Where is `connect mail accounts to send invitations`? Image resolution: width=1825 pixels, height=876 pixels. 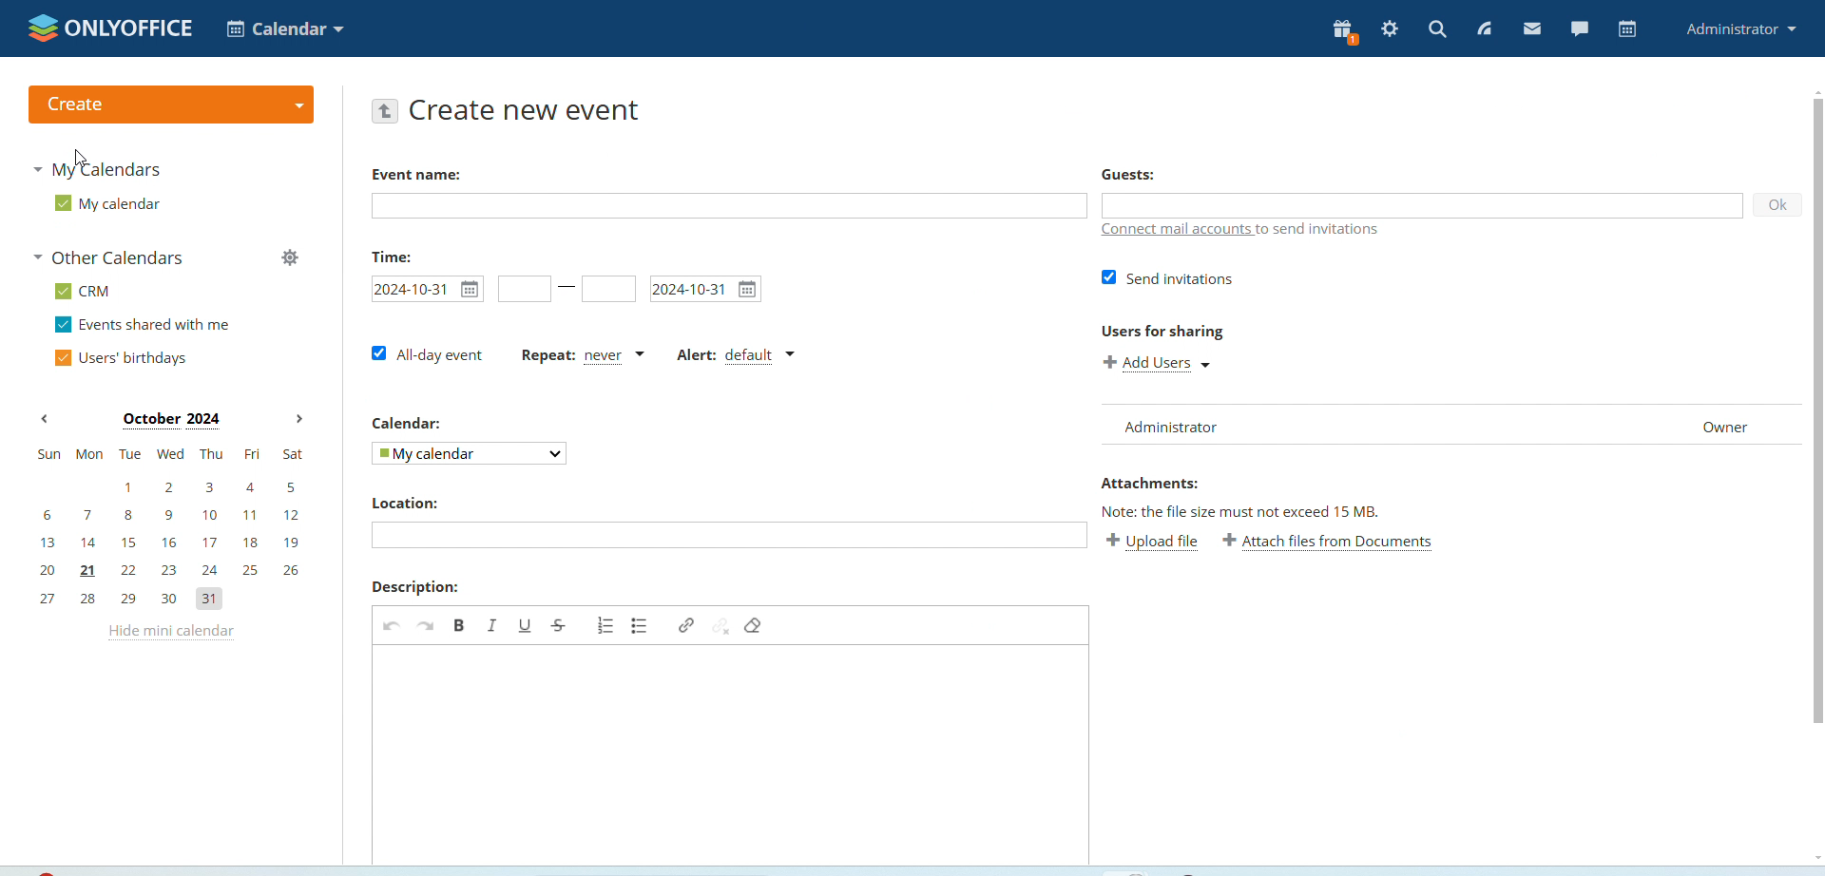 connect mail accounts to send invitations is located at coordinates (1245, 233).